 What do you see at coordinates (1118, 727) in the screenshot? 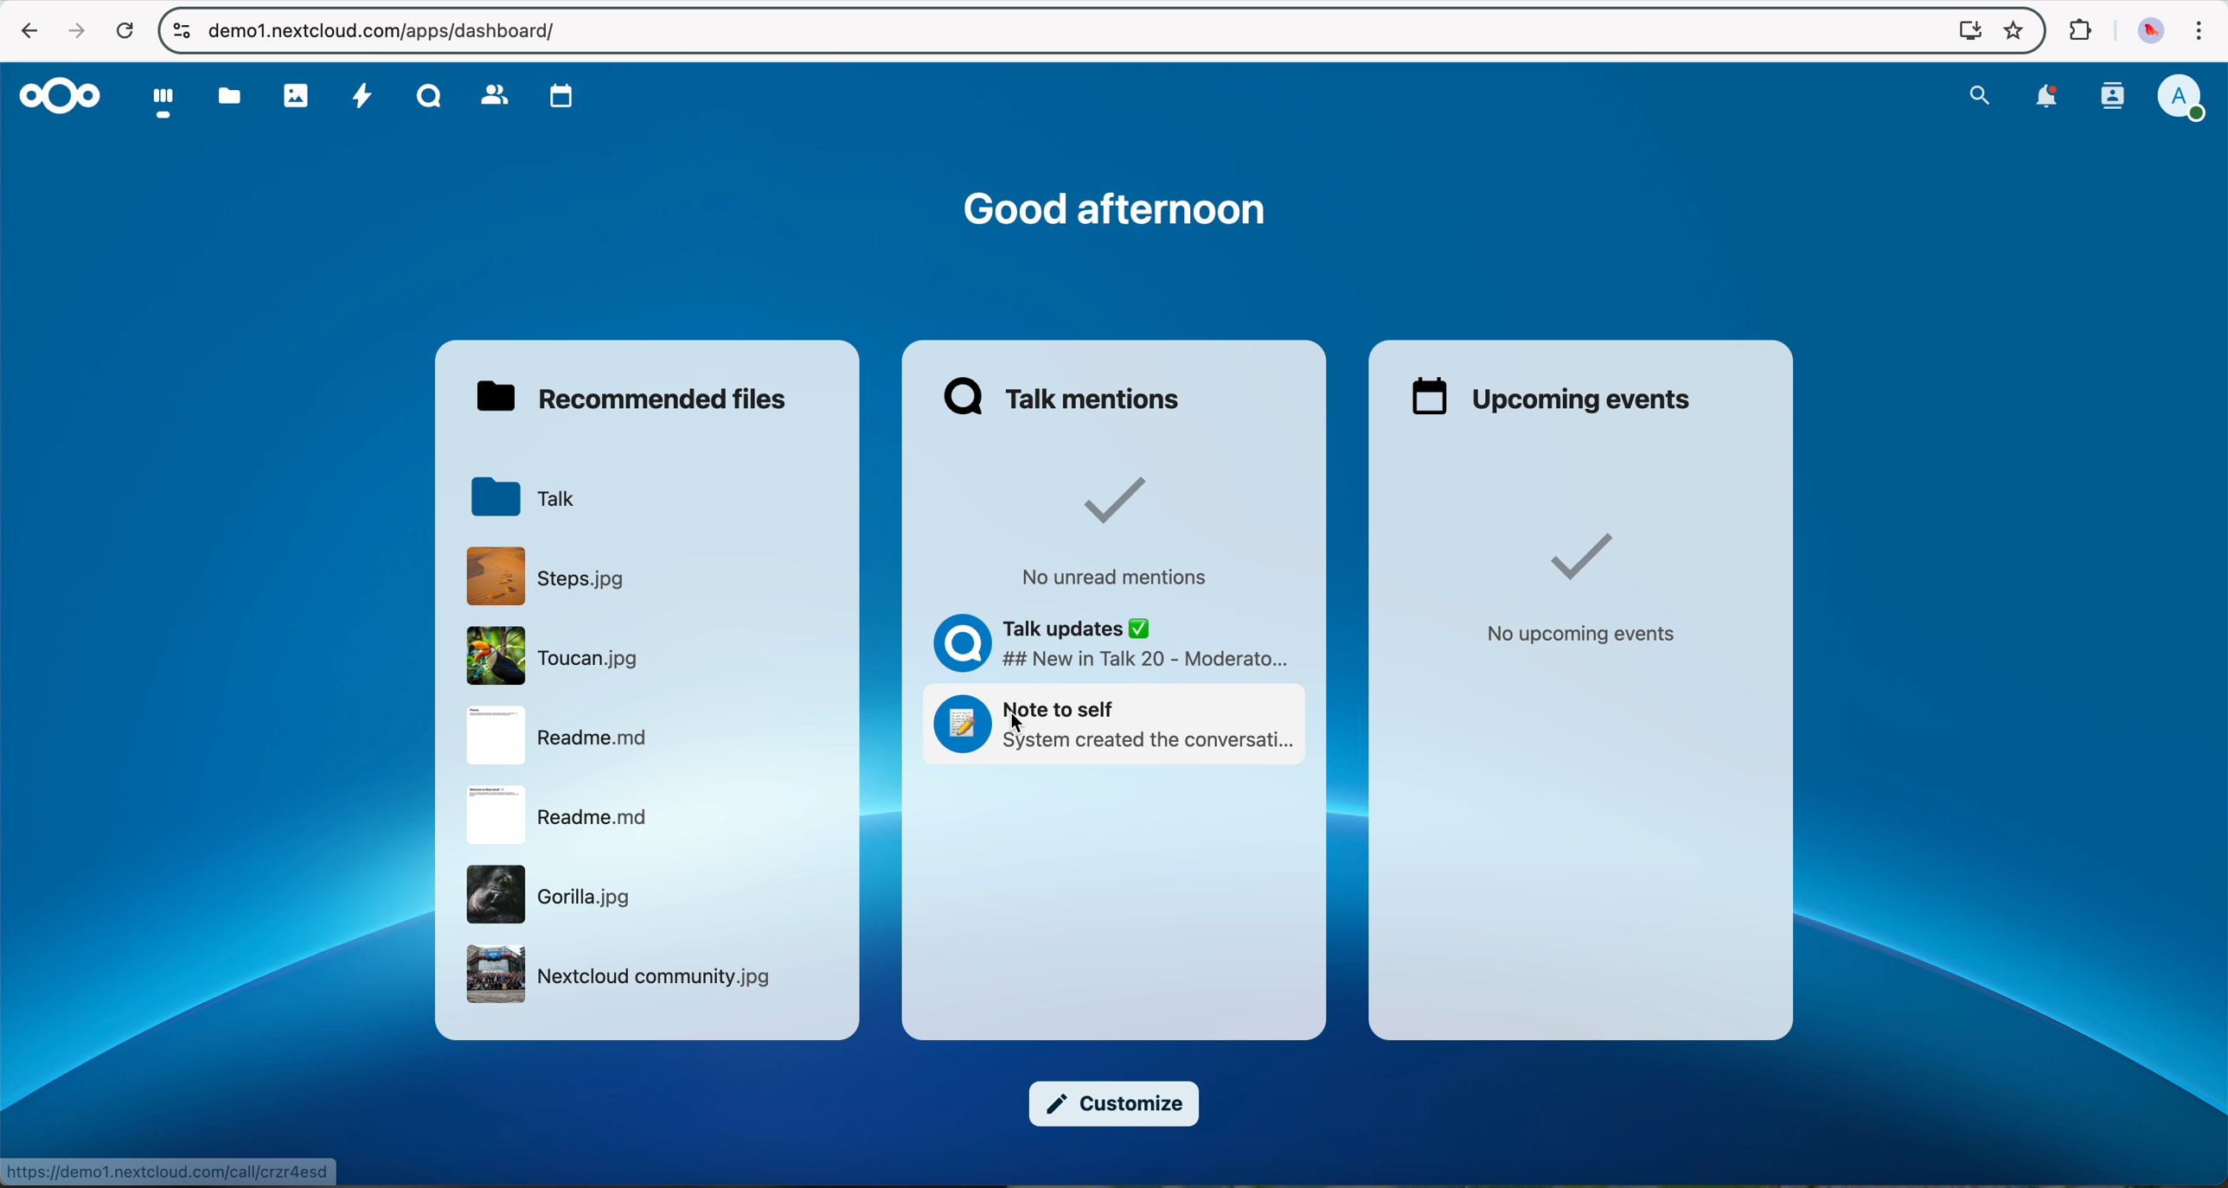
I see `click on note to self` at bounding box center [1118, 727].